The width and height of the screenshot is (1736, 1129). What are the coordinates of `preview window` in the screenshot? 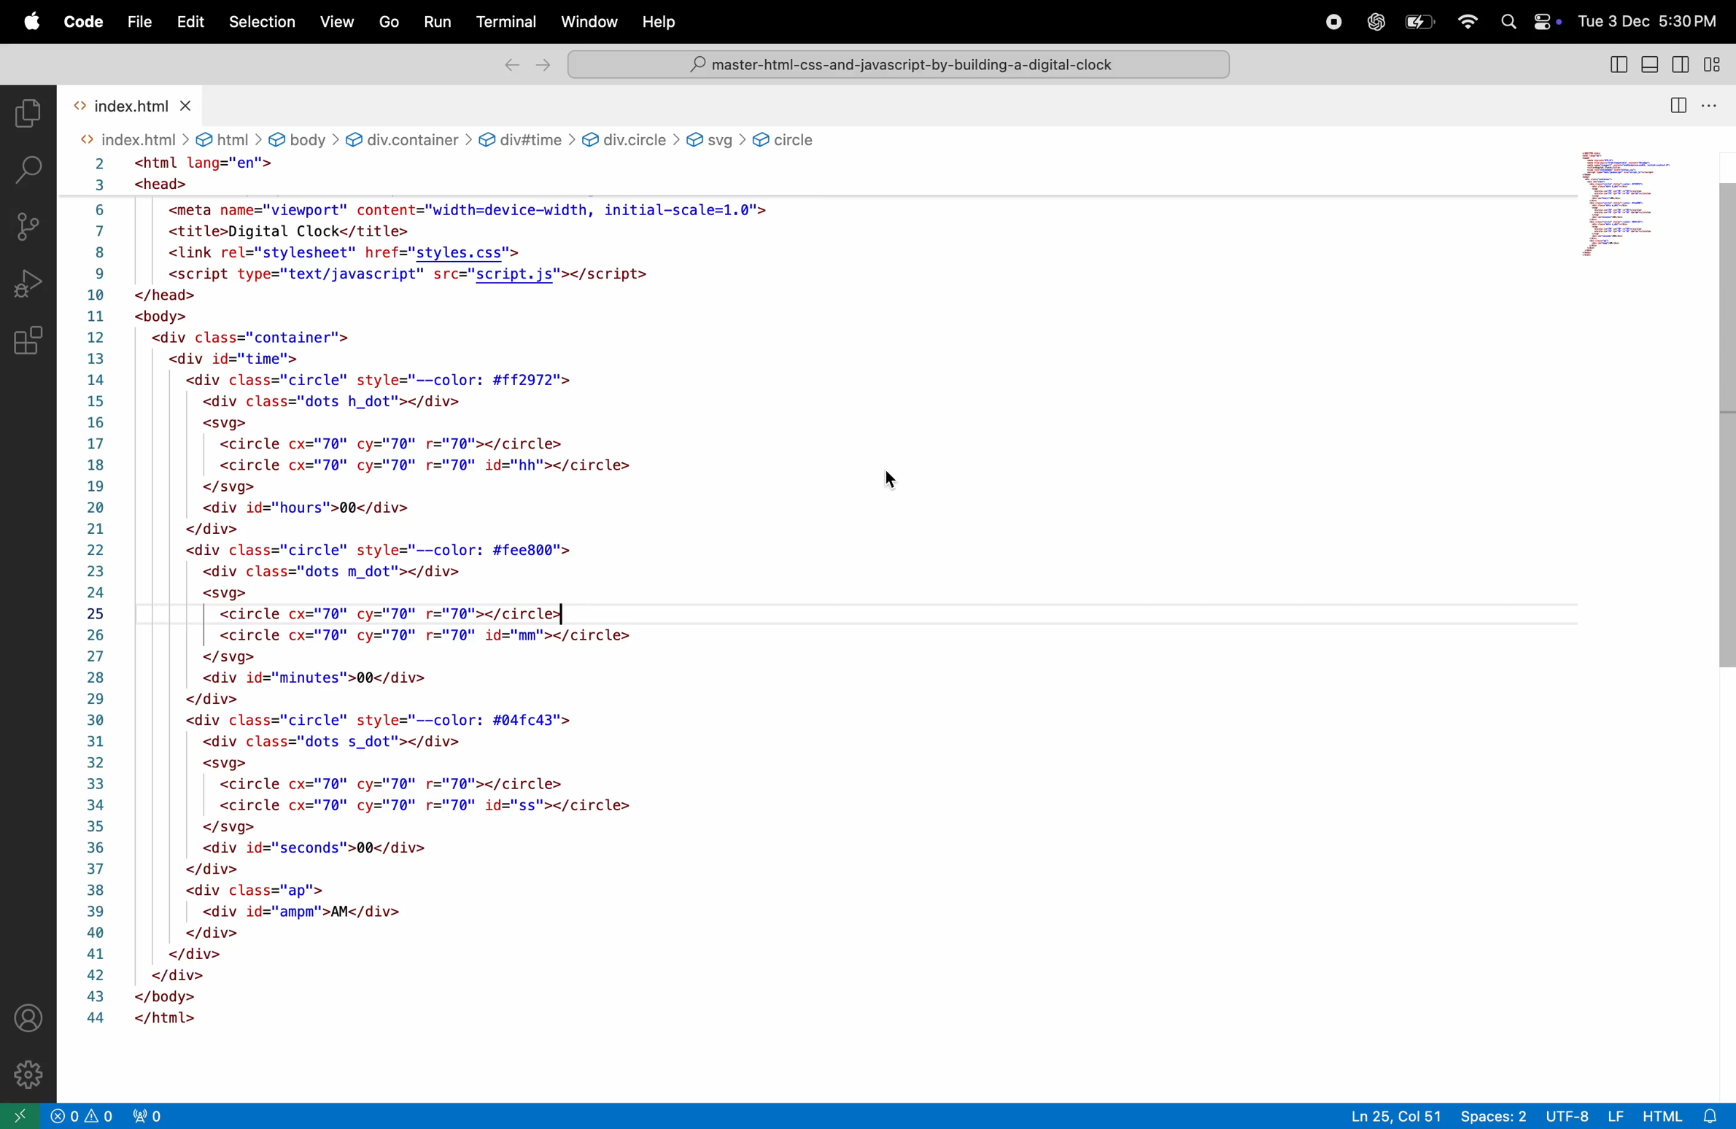 It's located at (1631, 201).